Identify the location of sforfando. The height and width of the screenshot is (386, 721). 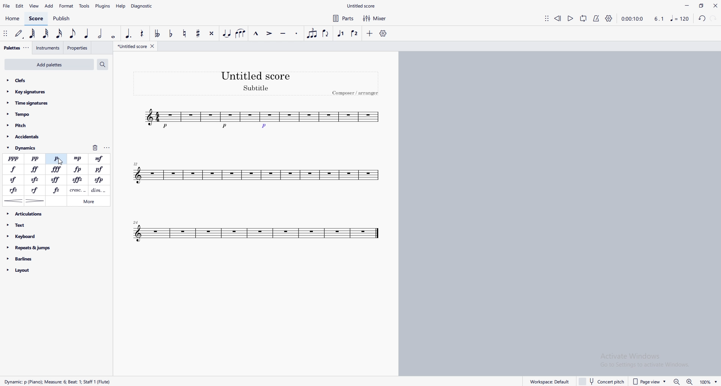
(56, 179).